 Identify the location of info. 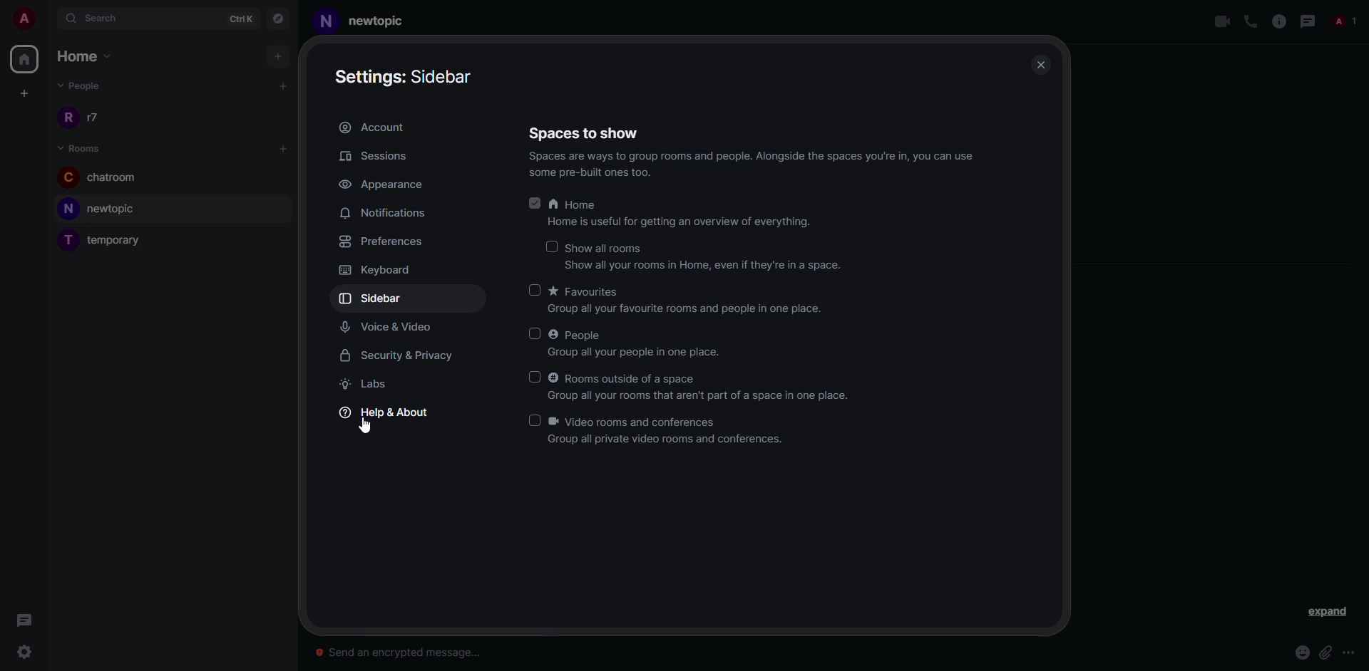
(1279, 21).